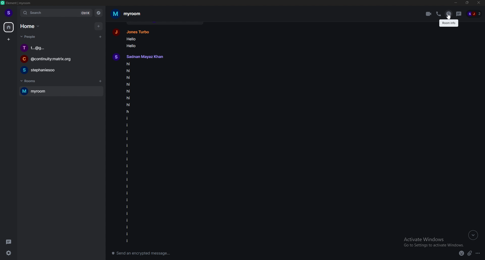 The height and width of the screenshot is (260, 485). I want to click on chat, so click(60, 48).